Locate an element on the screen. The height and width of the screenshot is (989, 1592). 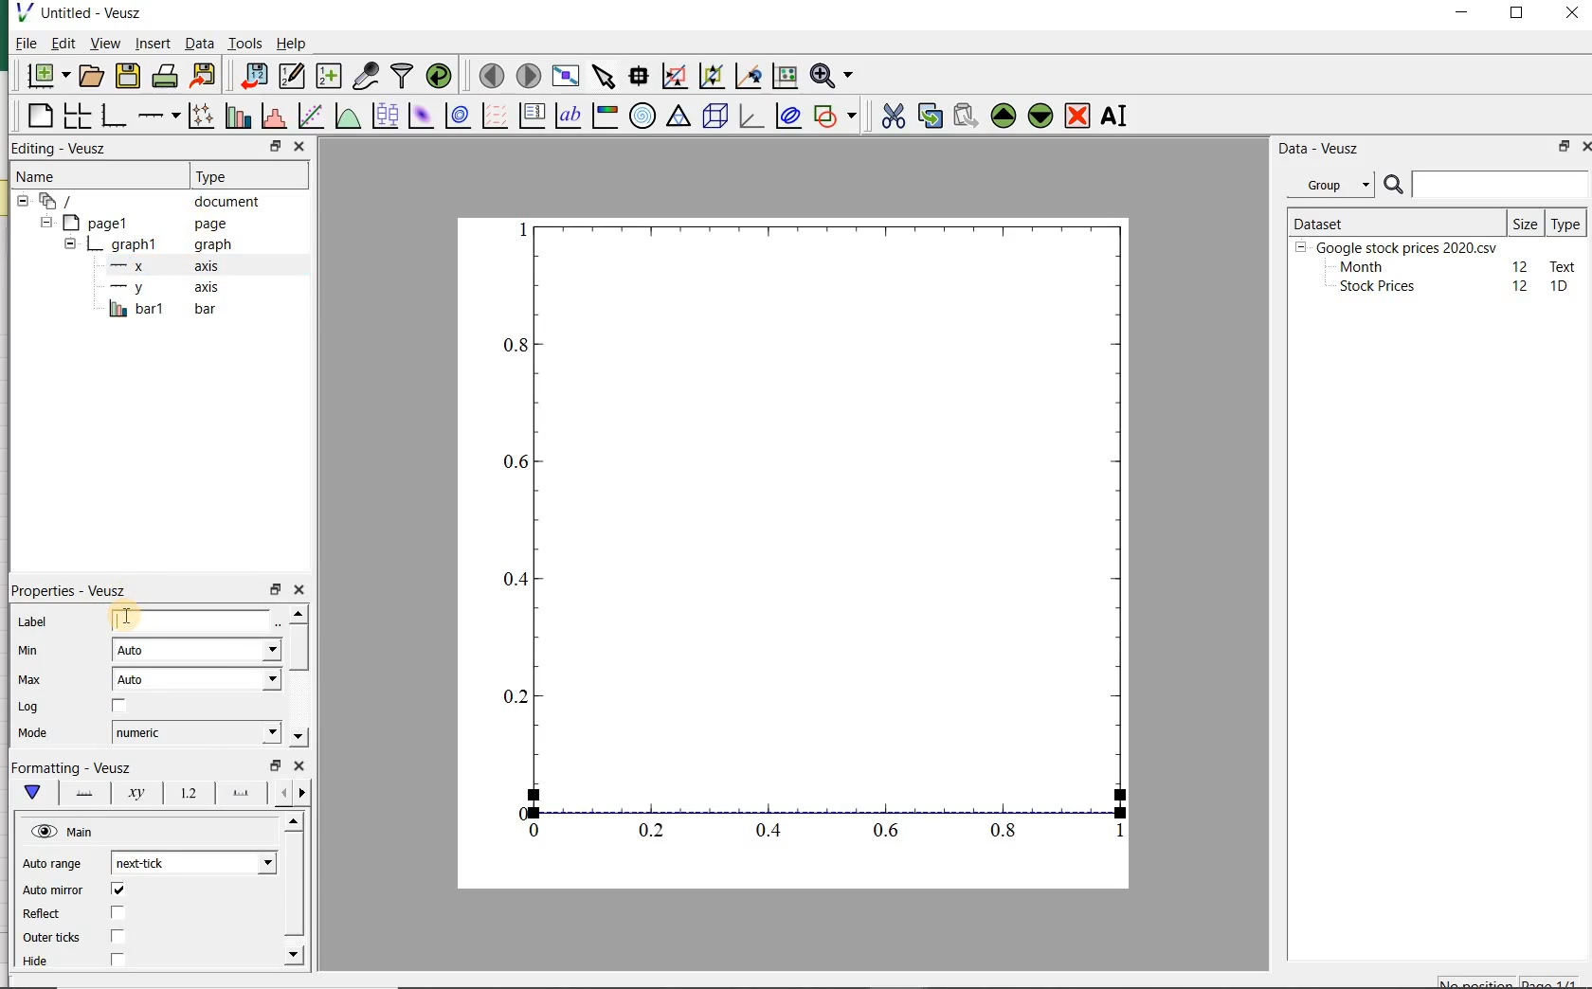
plot bar charts is located at coordinates (235, 117).